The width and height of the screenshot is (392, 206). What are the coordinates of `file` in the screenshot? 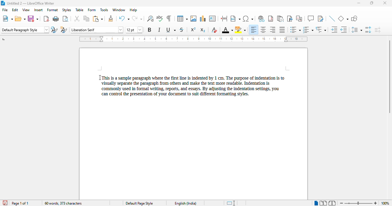 It's located at (5, 9).